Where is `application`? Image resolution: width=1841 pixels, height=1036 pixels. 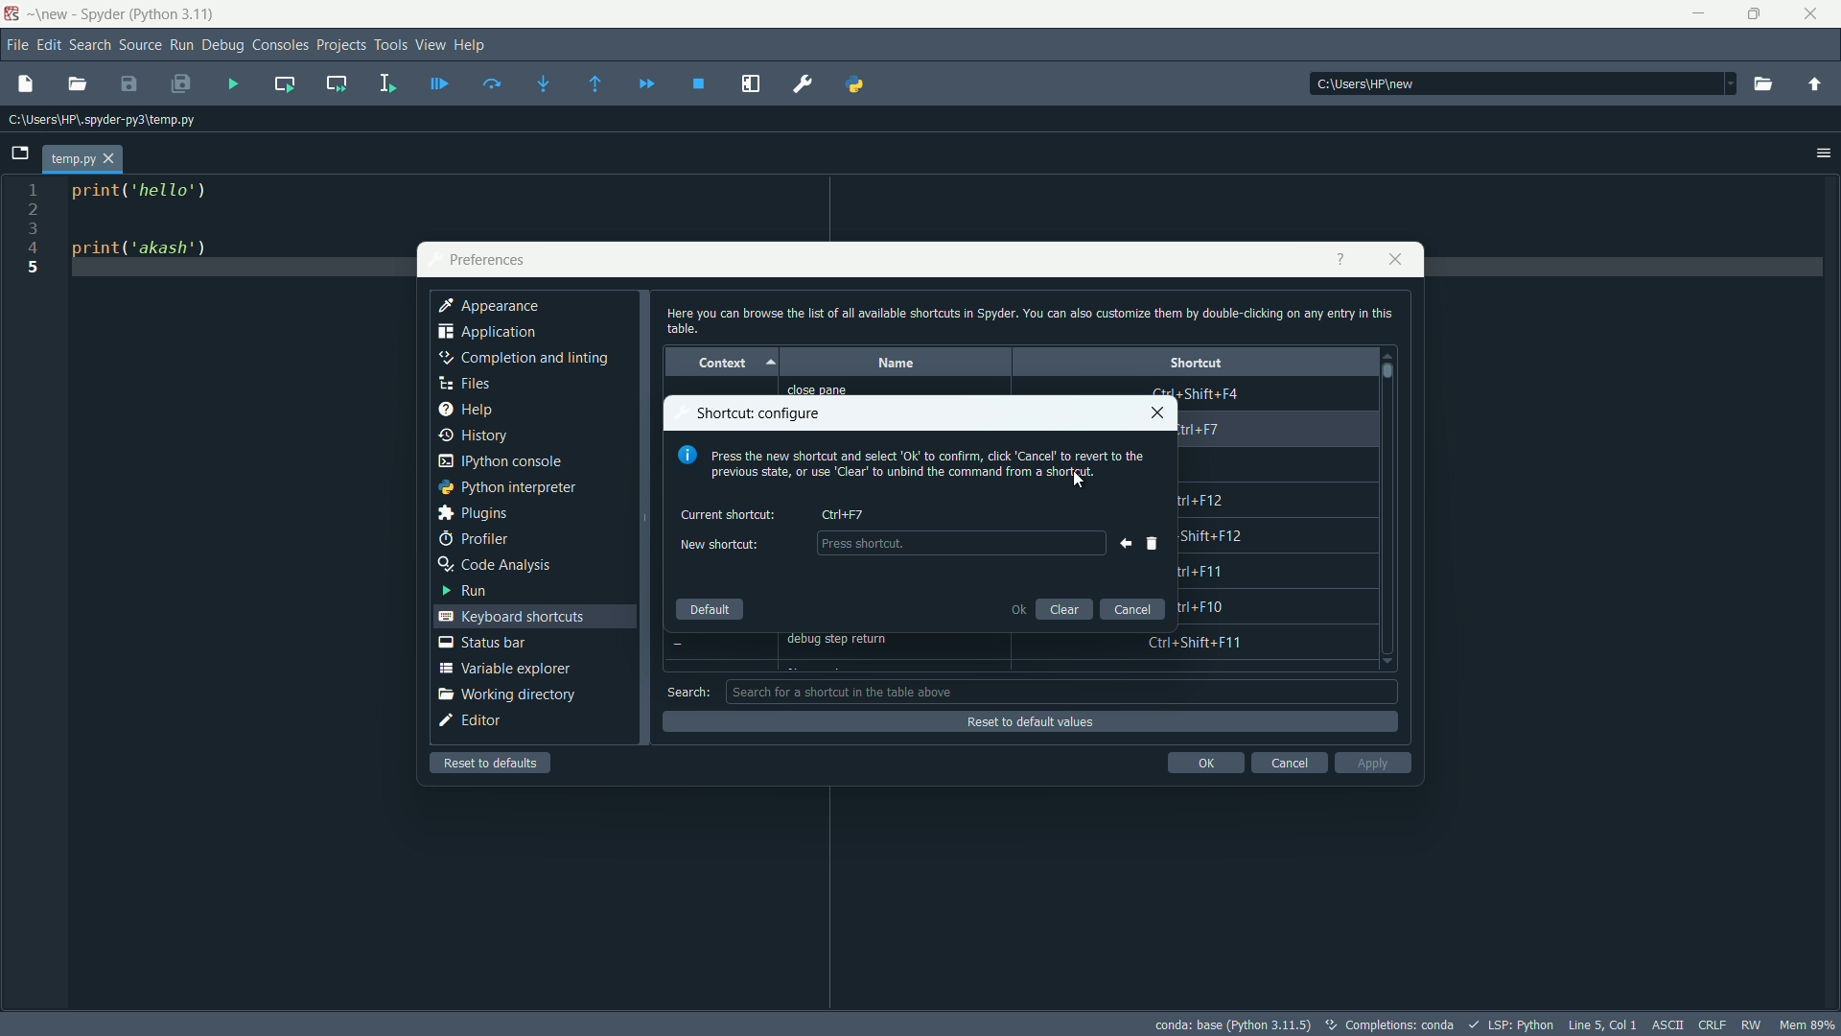
application is located at coordinates (488, 335).